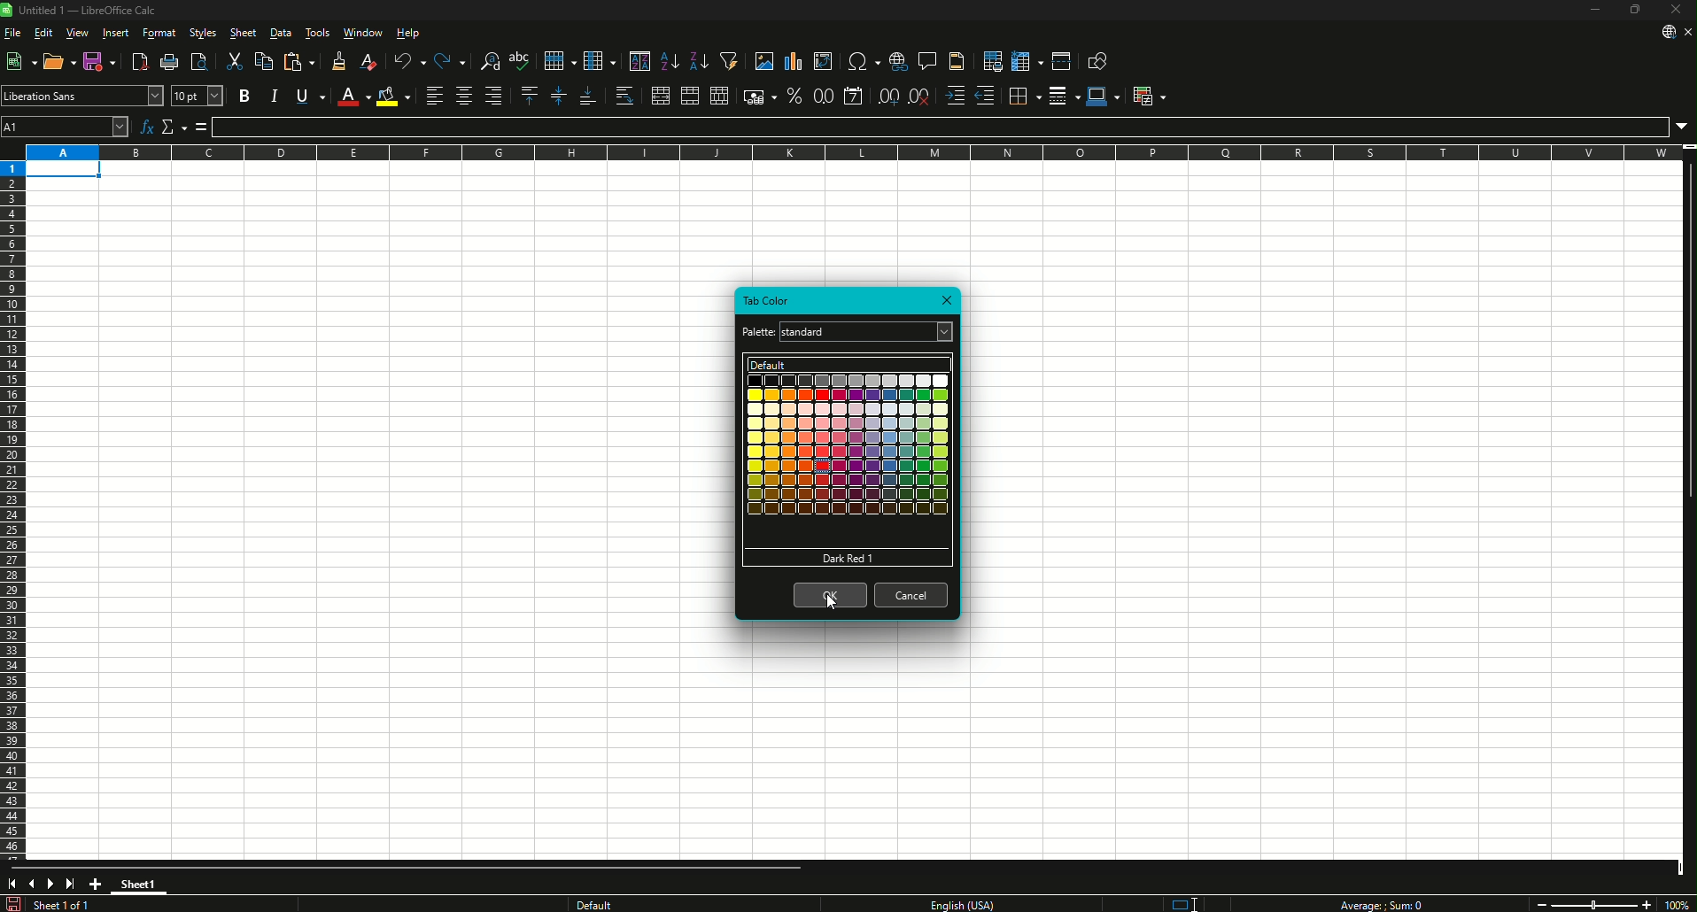 Image resolution: width=1697 pixels, height=912 pixels. Describe the element at coordinates (855, 332) in the screenshot. I see `Current palette` at that location.